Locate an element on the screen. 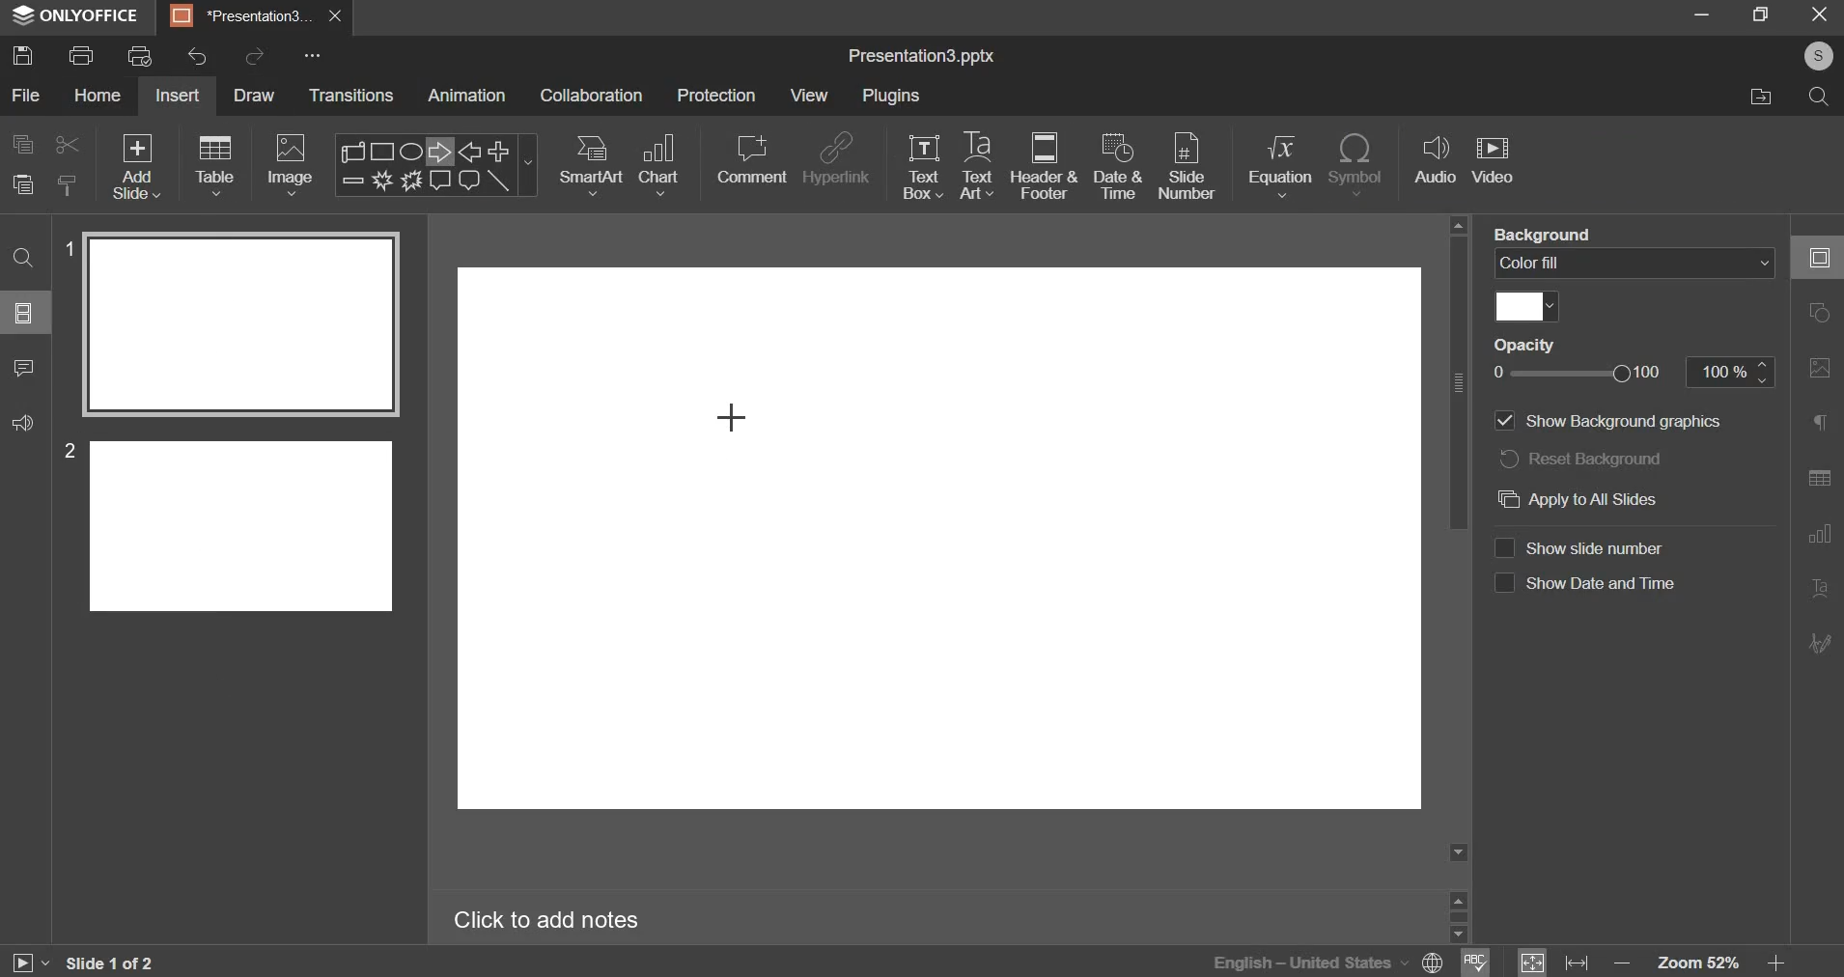 This screenshot has height=977, width=1844. fit to slide is located at coordinates (1532, 963).